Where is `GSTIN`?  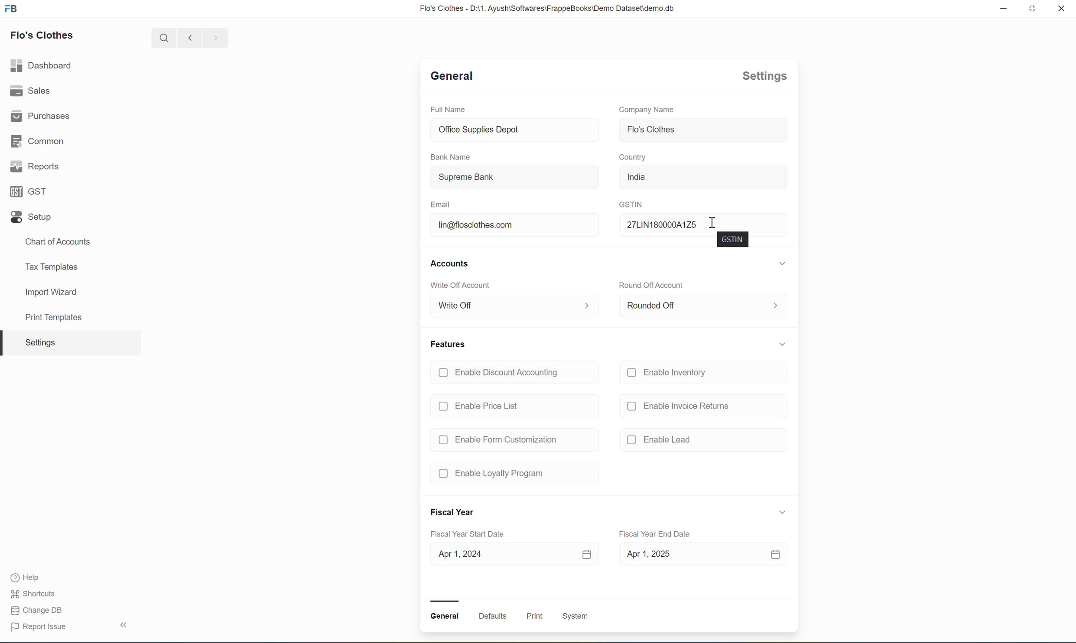 GSTIN is located at coordinates (733, 239).